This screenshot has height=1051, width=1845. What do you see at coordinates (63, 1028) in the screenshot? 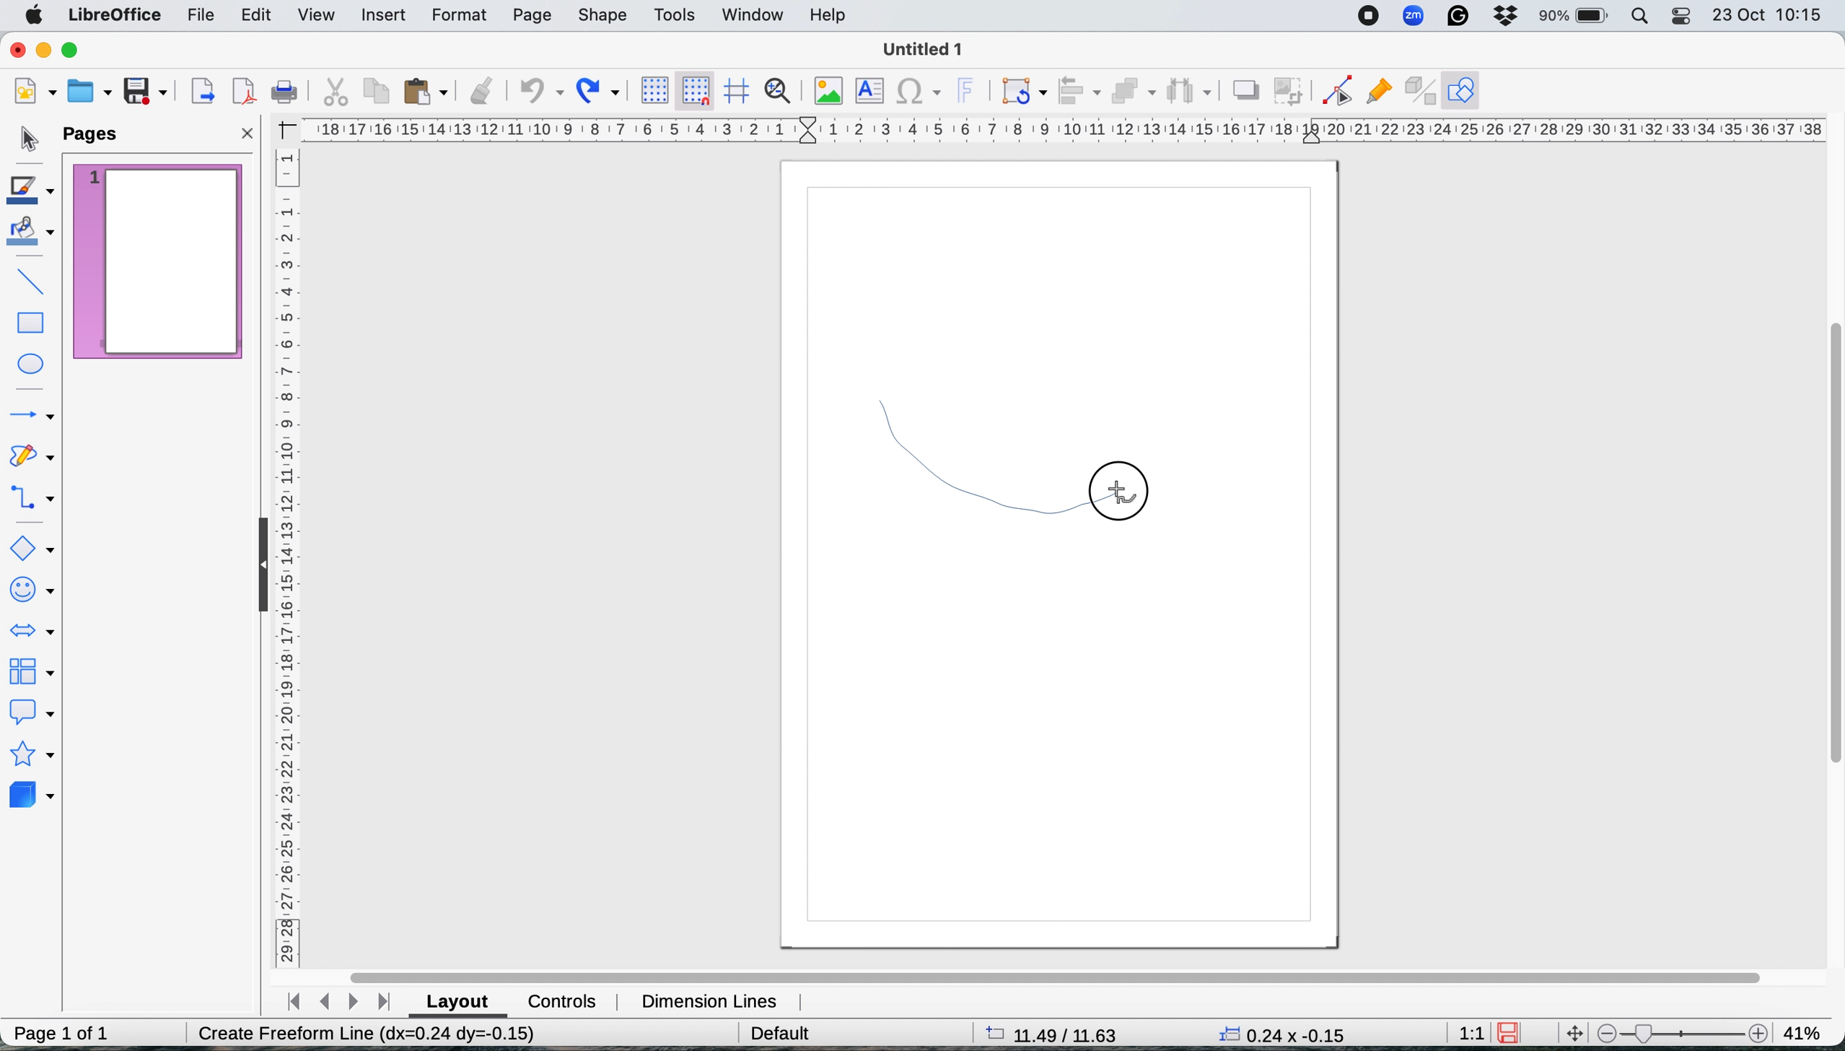
I see `page 1 of 1` at bounding box center [63, 1028].